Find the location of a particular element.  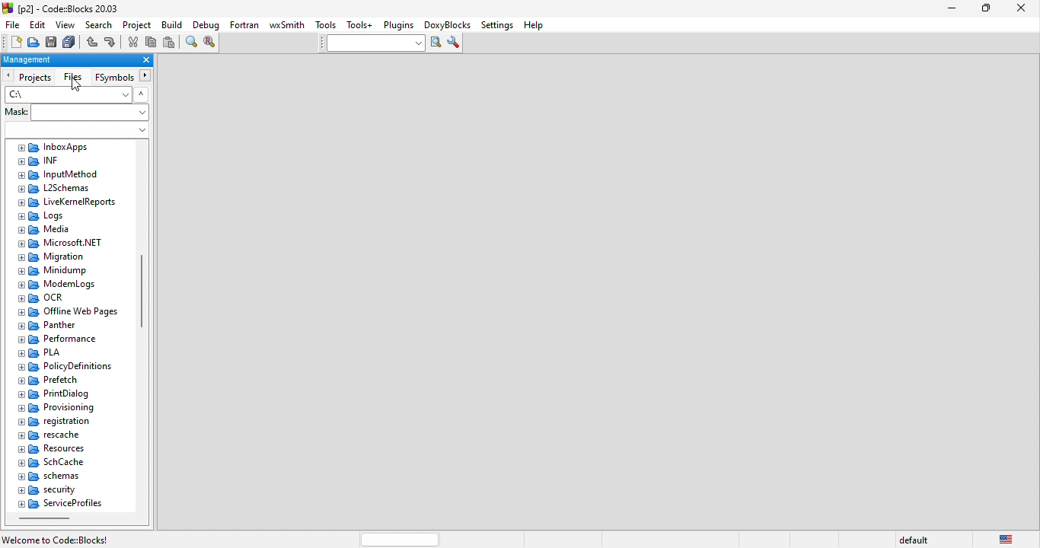

save everything is located at coordinates (72, 43).